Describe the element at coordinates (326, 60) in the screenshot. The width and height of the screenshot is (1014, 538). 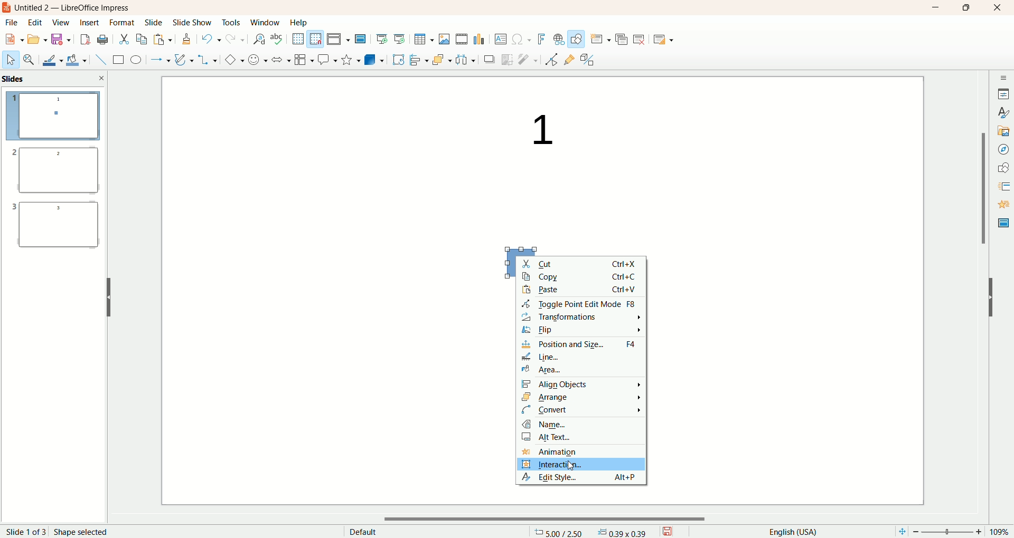
I see `callout shapes` at that location.